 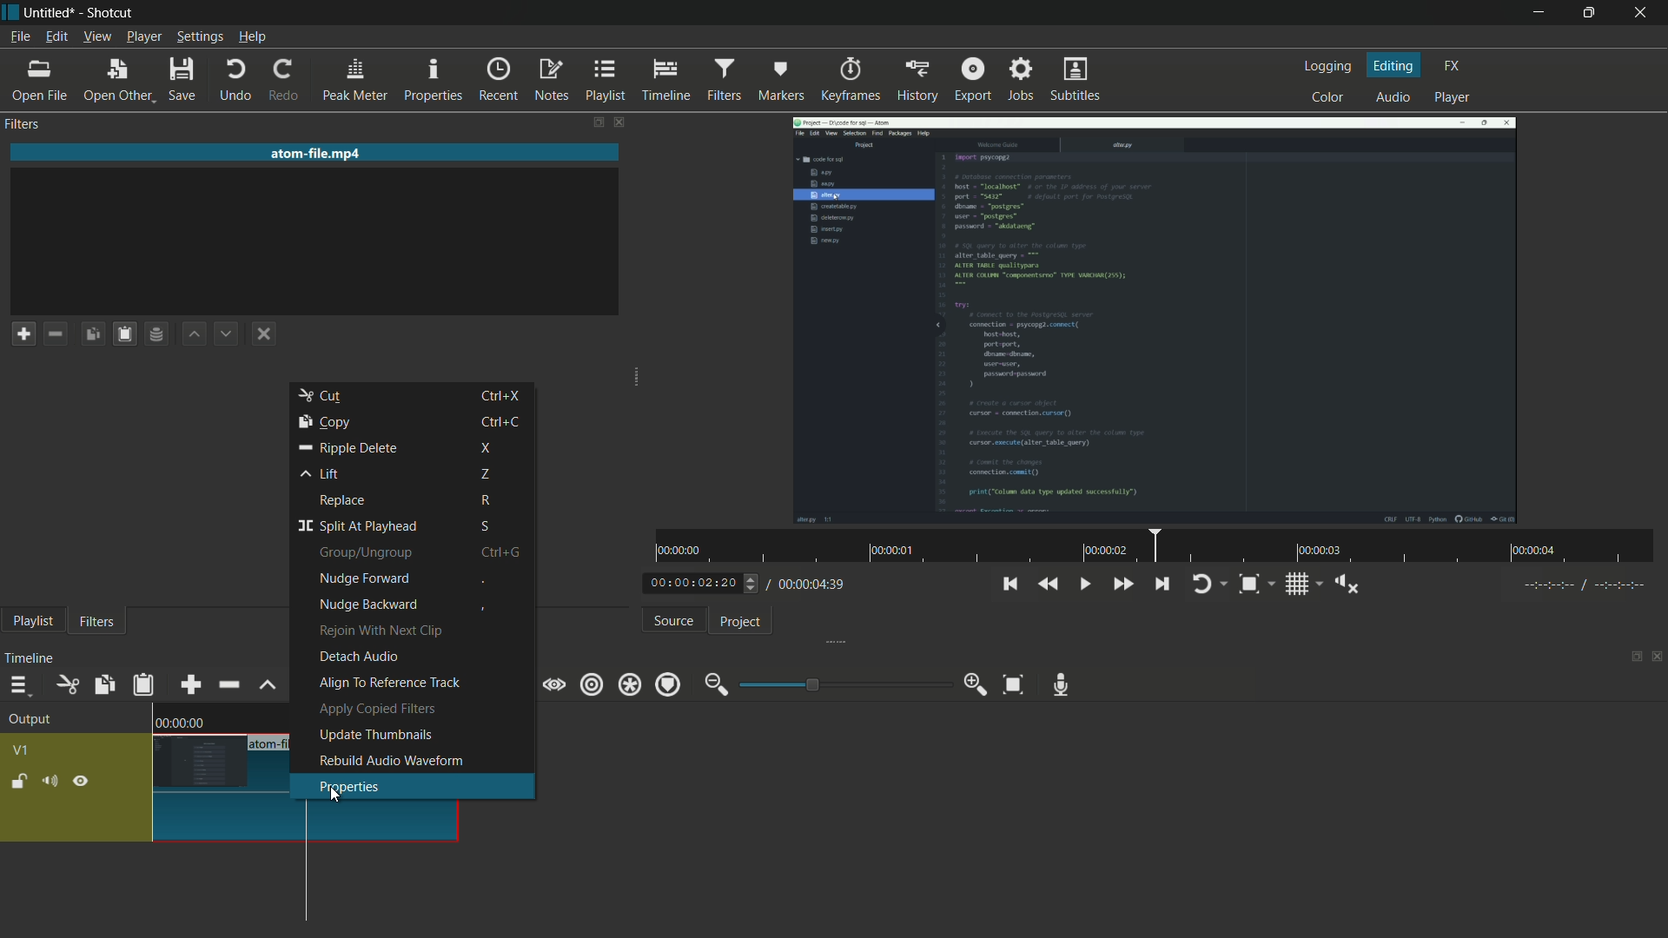 What do you see at coordinates (664, 80) in the screenshot?
I see `timeline` at bounding box center [664, 80].